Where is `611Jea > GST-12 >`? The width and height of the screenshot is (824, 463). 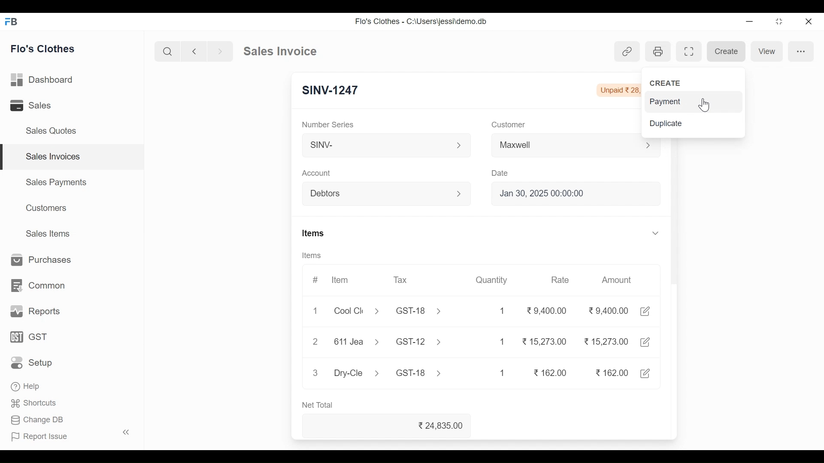
611Jea > GST-12 > is located at coordinates (389, 342).